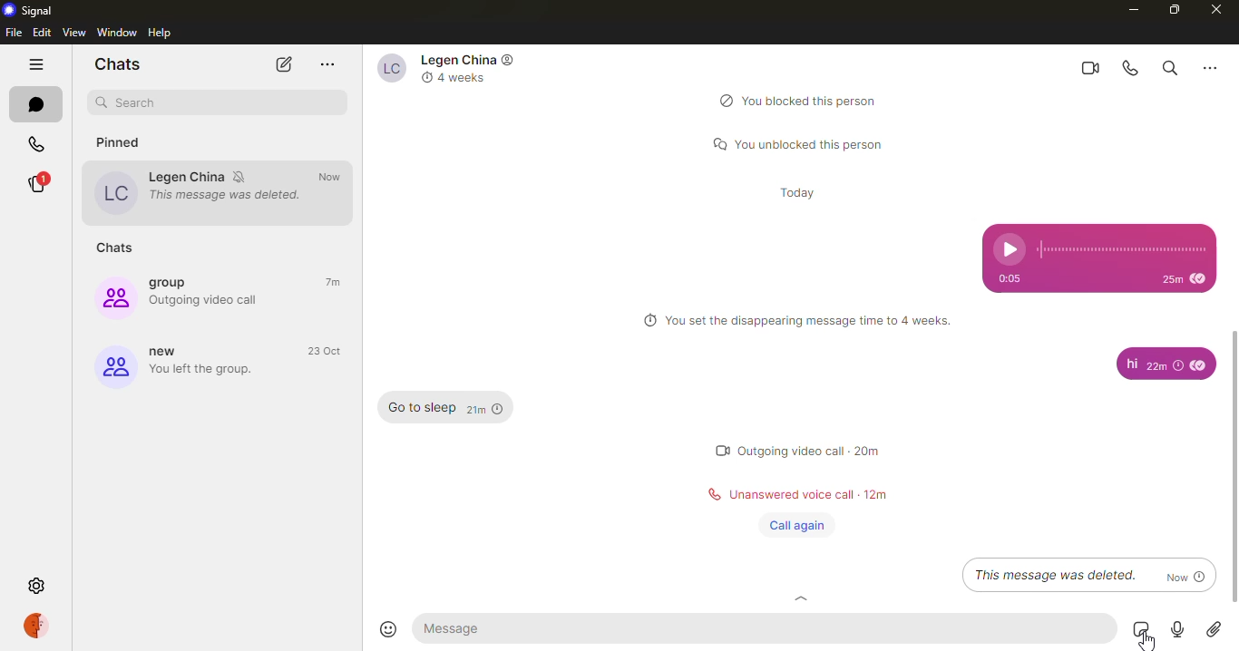 The height and width of the screenshot is (651, 1239). I want to click on group profile, so click(112, 297).